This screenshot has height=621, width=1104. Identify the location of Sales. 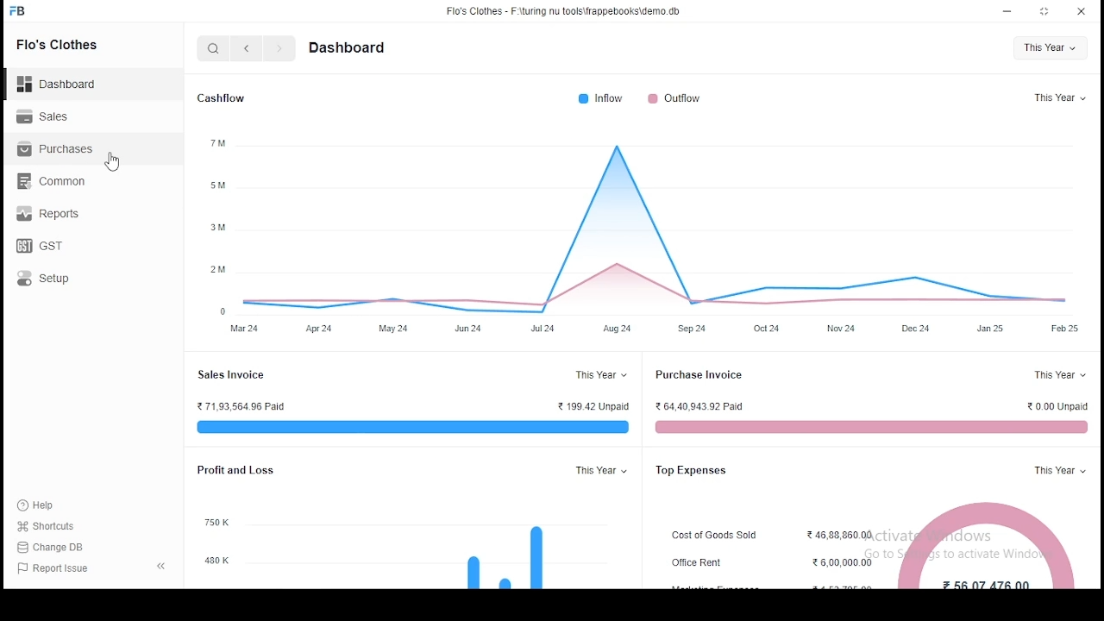
(47, 115).